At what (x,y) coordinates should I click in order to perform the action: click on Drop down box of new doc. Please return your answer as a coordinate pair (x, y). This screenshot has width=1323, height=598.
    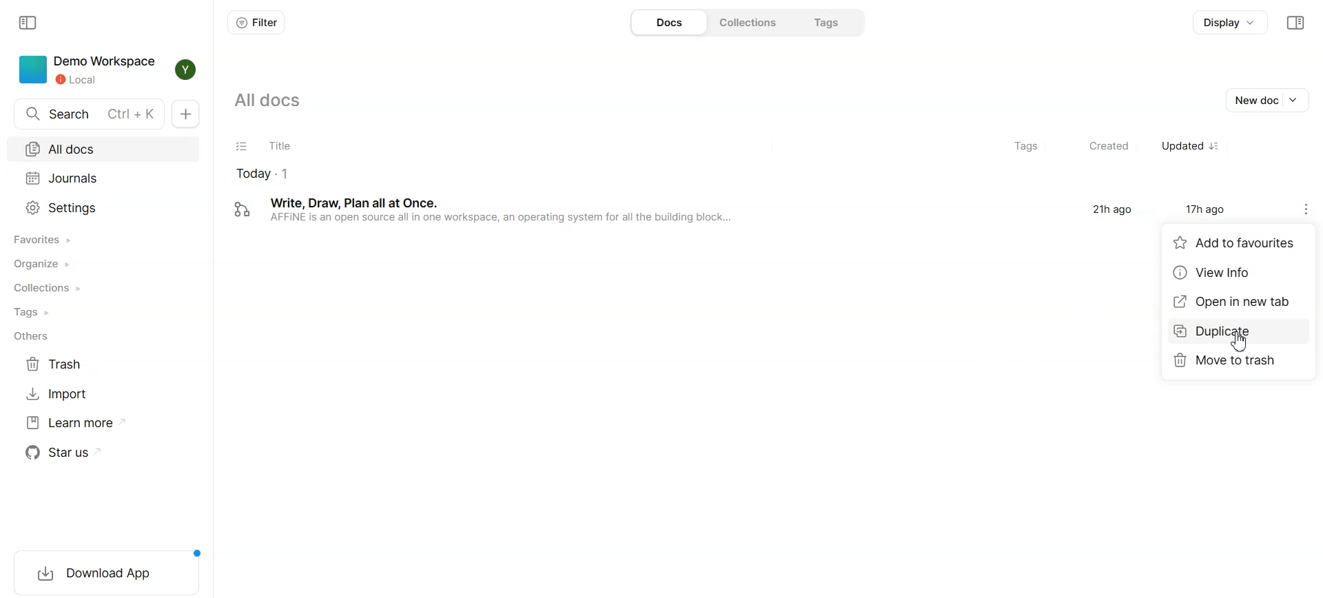
    Looking at the image, I should click on (1299, 100).